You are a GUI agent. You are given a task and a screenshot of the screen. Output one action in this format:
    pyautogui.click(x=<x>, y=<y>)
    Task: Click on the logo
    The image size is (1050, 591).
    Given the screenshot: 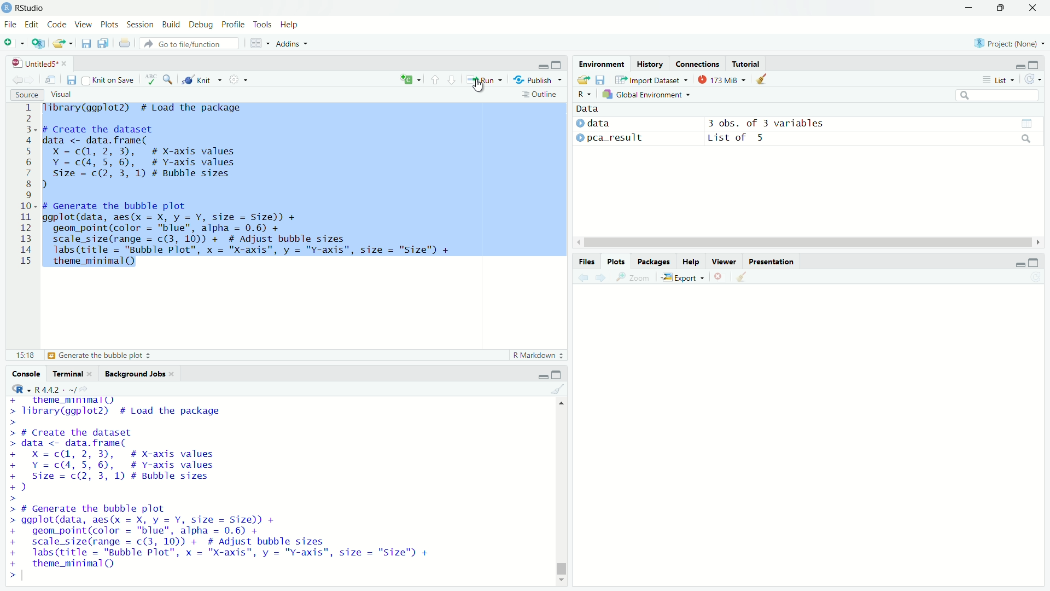 What is the action you would take?
    pyautogui.click(x=7, y=8)
    